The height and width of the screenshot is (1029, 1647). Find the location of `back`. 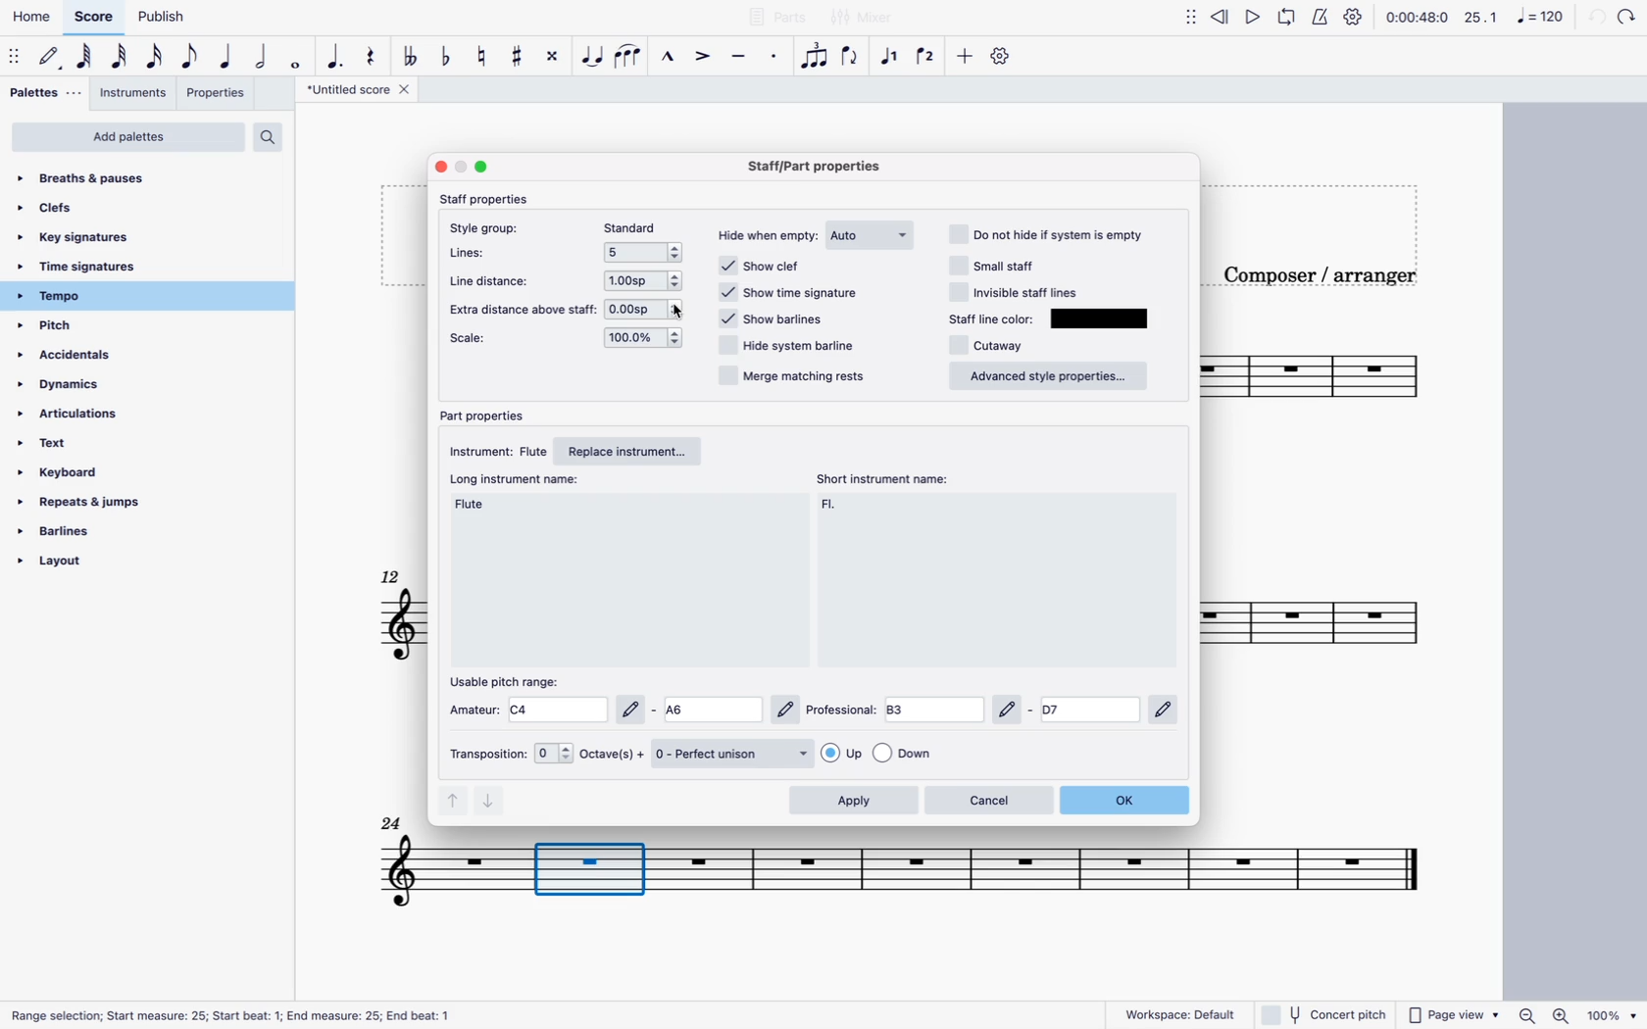

back is located at coordinates (1594, 17).